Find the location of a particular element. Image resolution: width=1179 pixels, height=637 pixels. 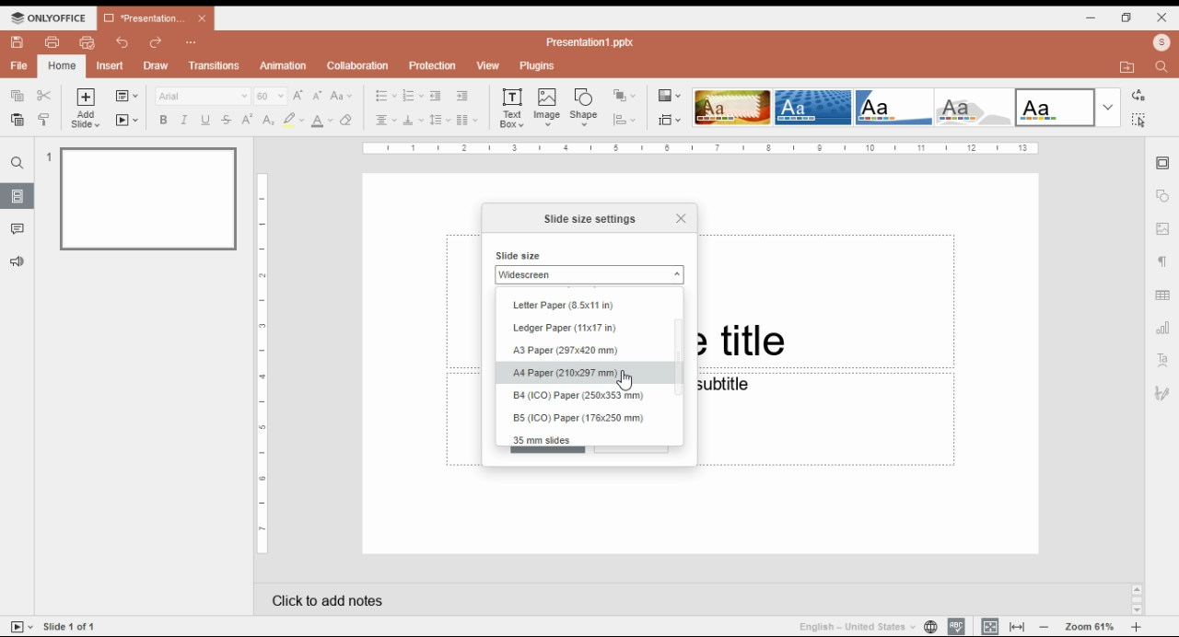

Page Scale is located at coordinates (263, 365).